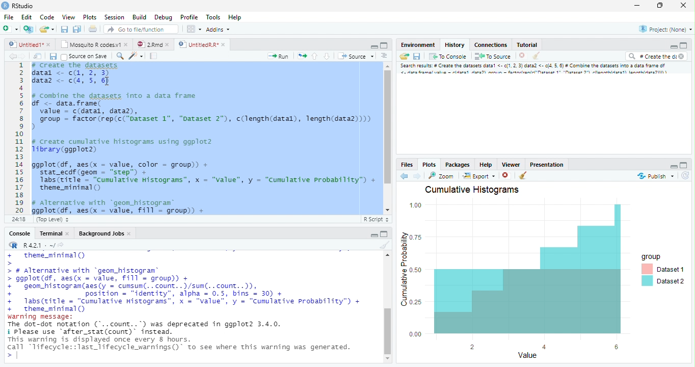  What do you see at coordinates (536, 70) in the screenshot?
I see `Search result # create dataset data..` at bounding box center [536, 70].